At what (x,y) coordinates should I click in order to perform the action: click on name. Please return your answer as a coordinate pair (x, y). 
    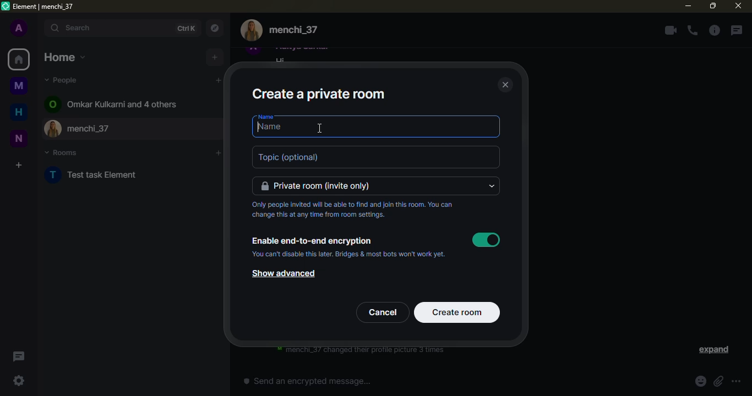
    Looking at the image, I should click on (266, 117).